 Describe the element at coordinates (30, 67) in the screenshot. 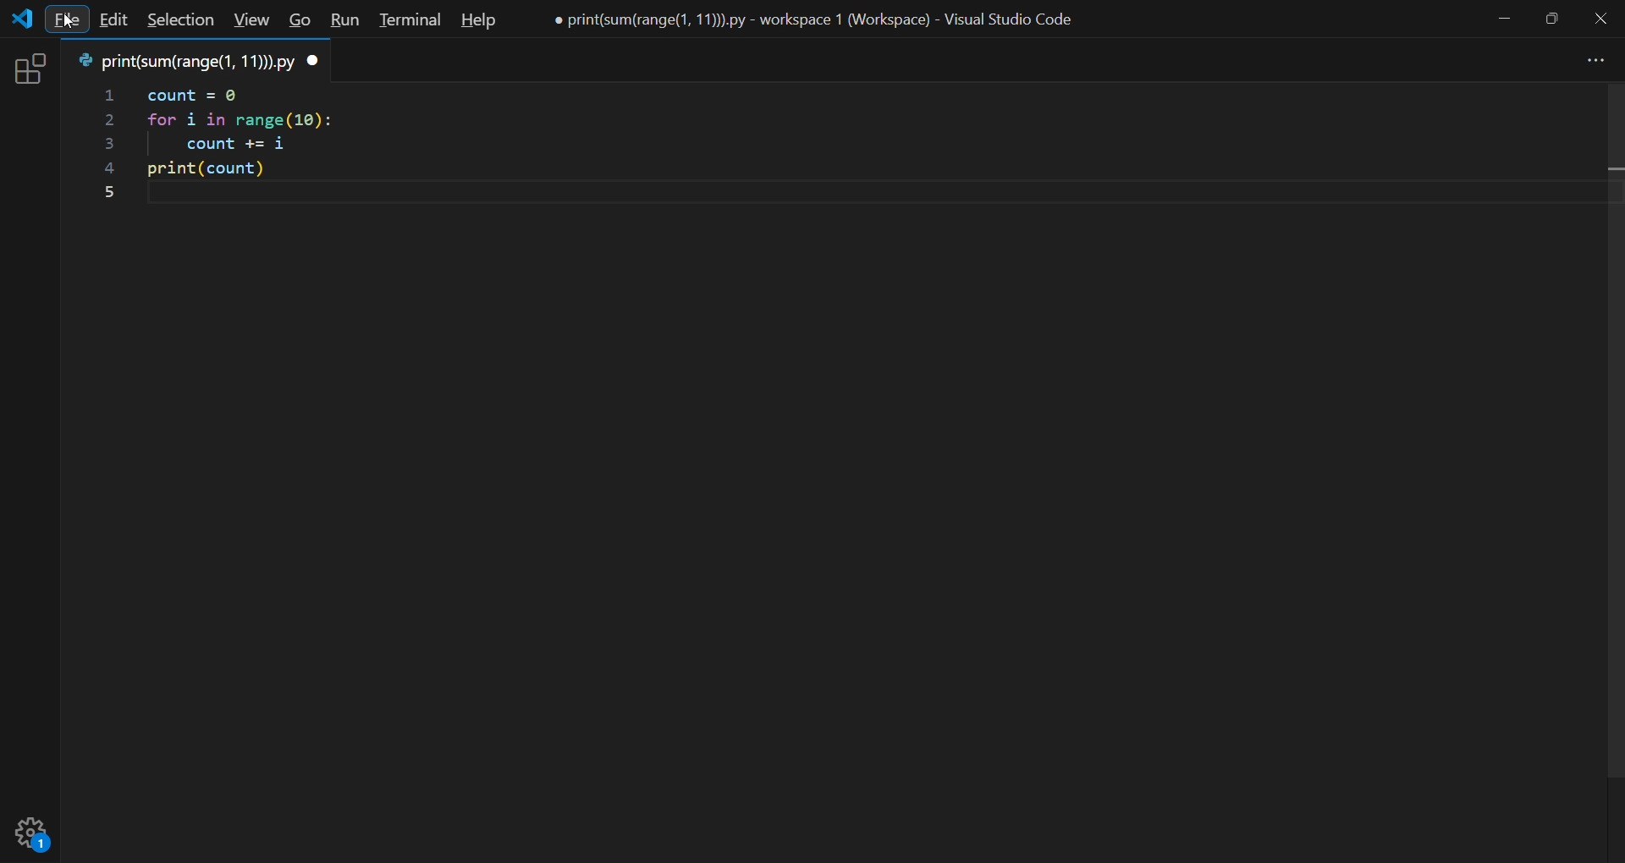

I see `extension` at that location.